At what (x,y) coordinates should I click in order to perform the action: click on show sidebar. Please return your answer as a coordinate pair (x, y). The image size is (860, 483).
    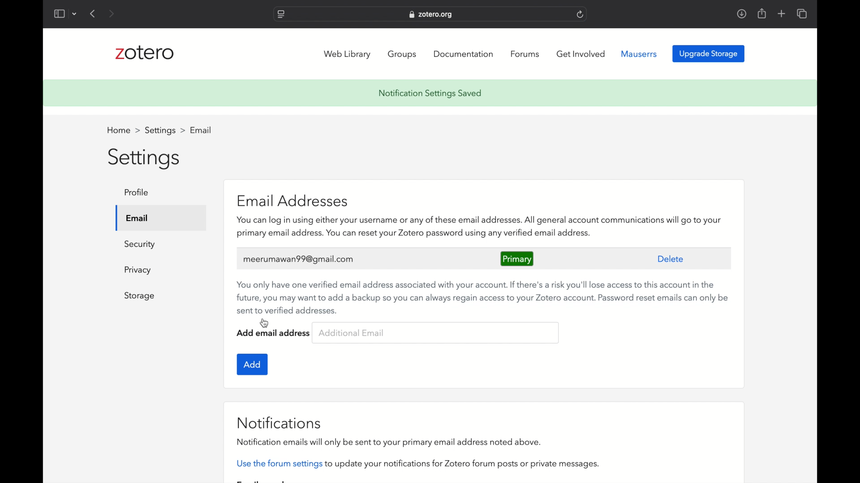
    Looking at the image, I should click on (59, 13).